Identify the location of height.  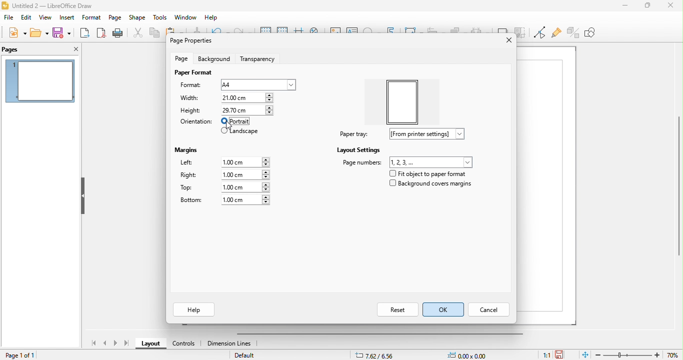
(190, 111).